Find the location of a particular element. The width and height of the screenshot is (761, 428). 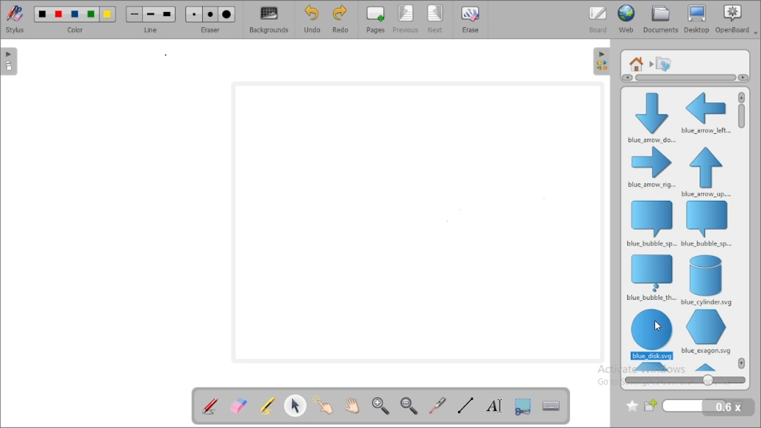

backgrounds is located at coordinates (268, 20).